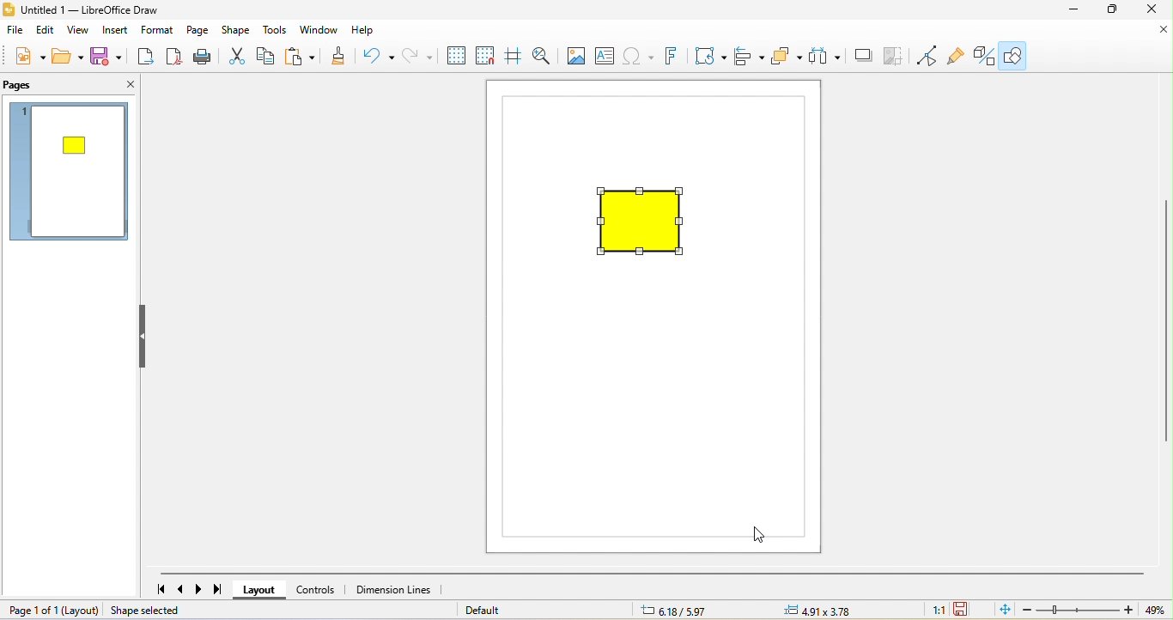 This screenshot has width=1173, height=620. Describe the element at coordinates (1016, 54) in the screenshot. I see `show draw function` at that location.